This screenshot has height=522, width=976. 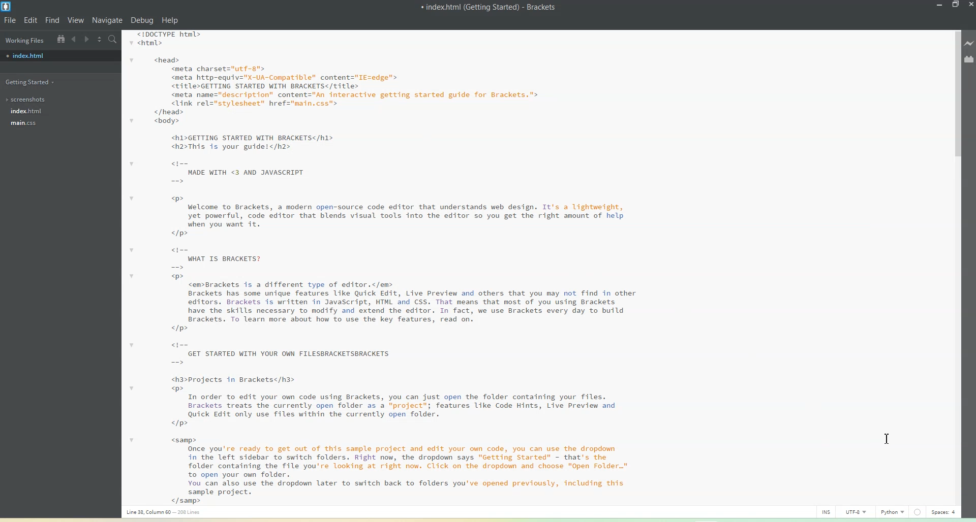 I want to click on Find in files, so click(x=113, y=39).